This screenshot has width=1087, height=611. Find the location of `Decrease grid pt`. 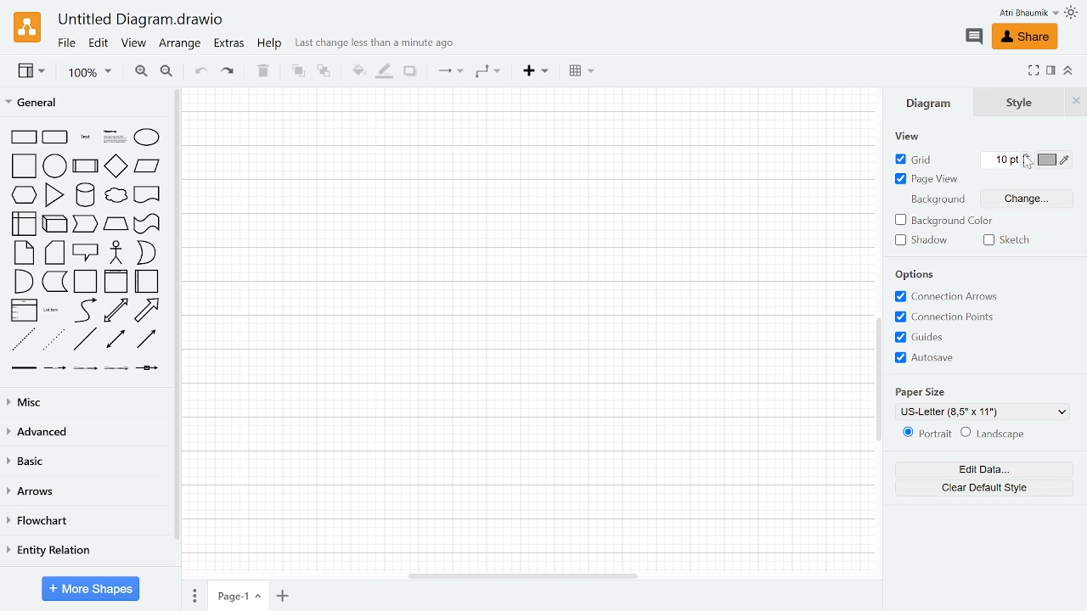

Decrease grid pt is located at coordinates (1030, 164).